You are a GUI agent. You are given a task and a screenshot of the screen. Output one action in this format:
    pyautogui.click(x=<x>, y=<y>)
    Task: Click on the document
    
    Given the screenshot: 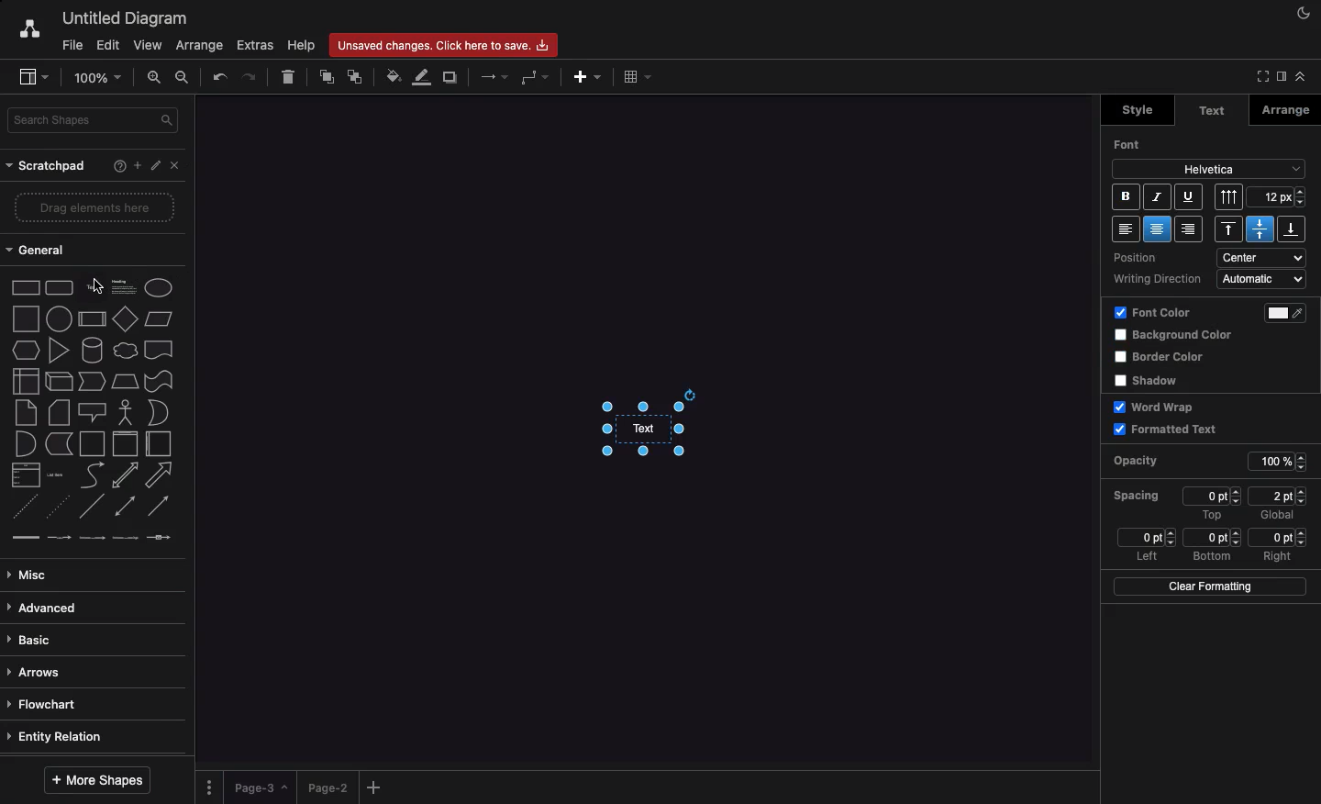 What is the action you would take?
    pyautogui.click(x=160, y=350)
    